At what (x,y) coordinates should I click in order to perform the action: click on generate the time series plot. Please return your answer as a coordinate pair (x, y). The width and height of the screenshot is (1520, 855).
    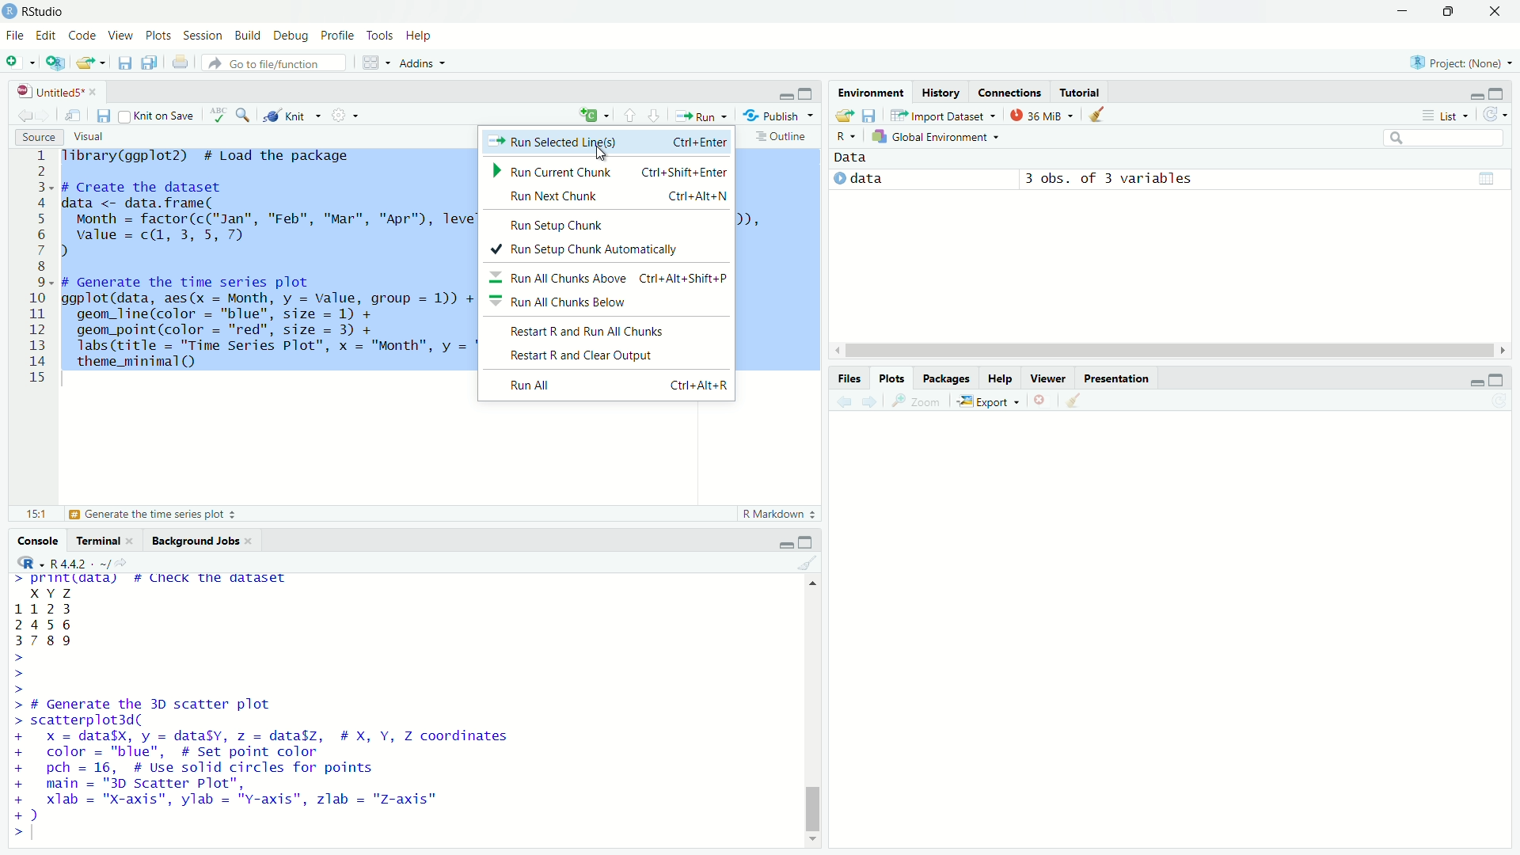
    Looking at the image, I should click on (159, 515).